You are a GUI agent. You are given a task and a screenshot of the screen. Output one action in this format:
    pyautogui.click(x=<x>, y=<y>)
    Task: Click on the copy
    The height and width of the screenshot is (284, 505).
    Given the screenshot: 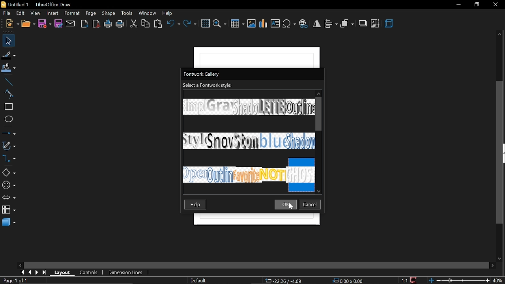 What is the action you would take?
    pyautogui.click(x=146, y=24)
    